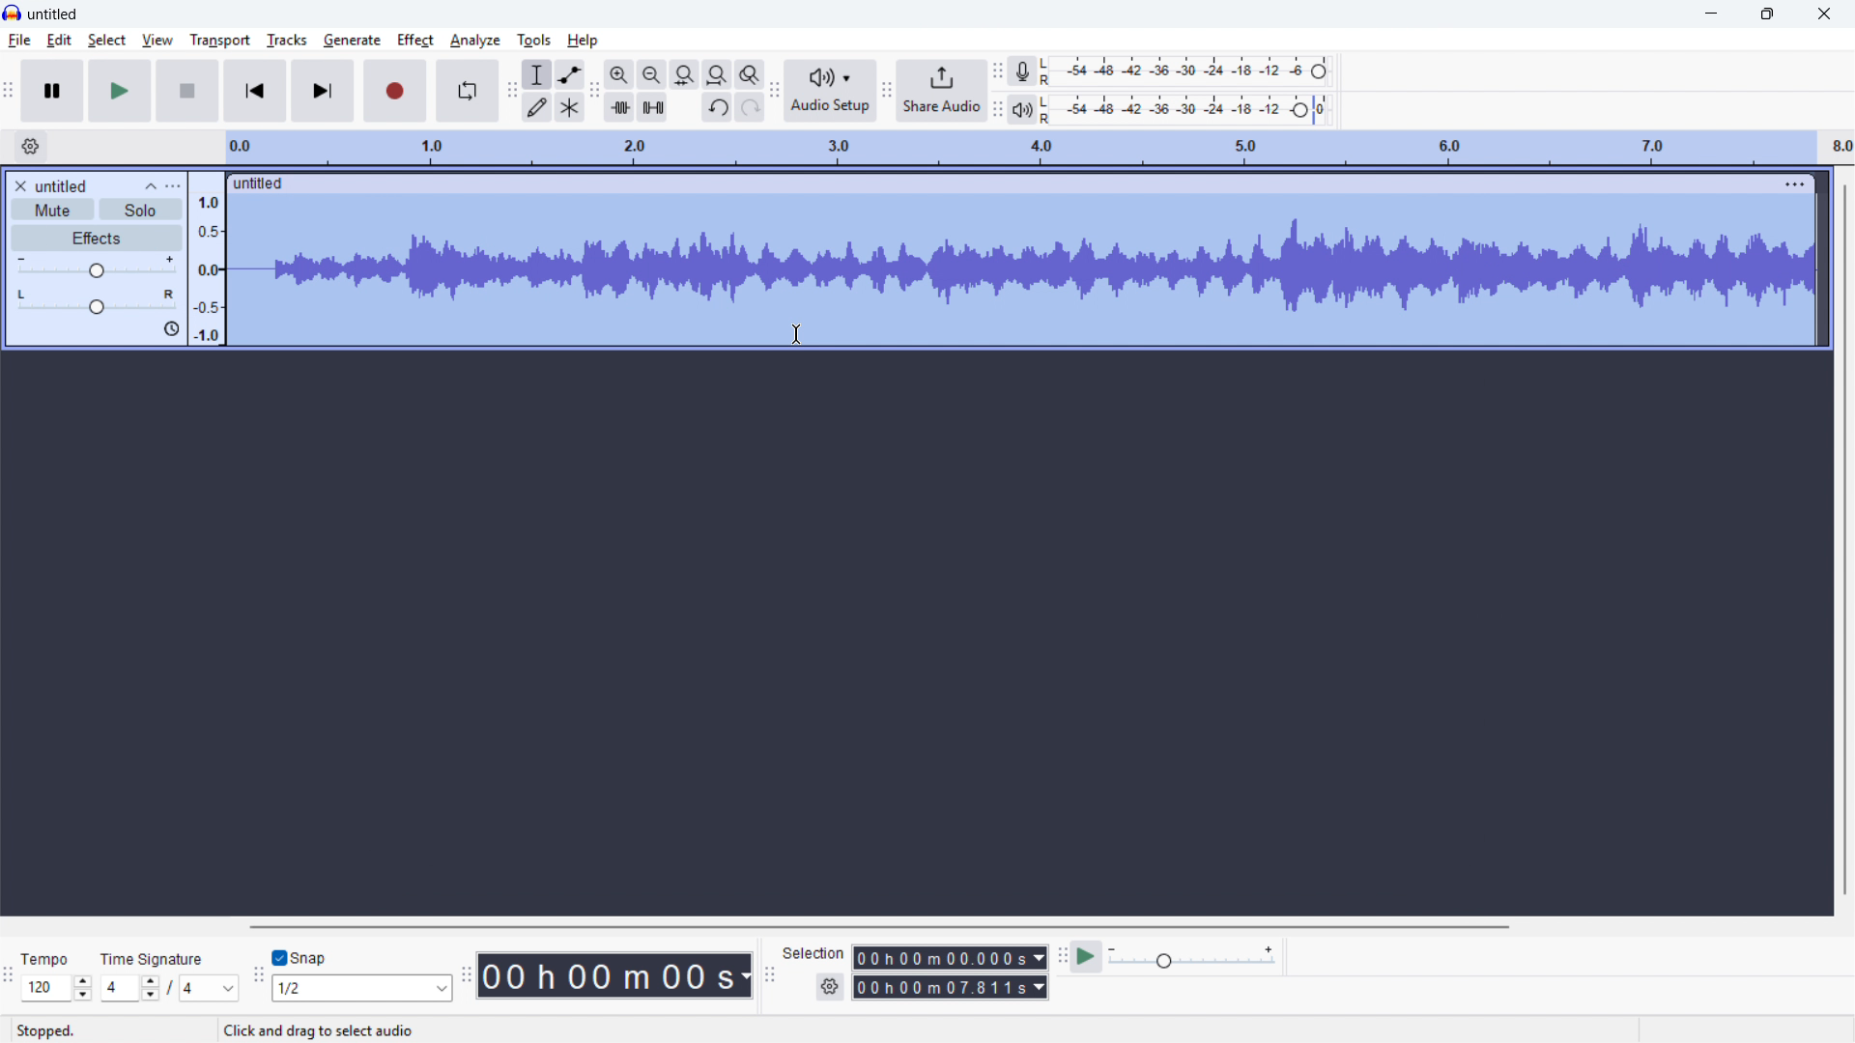 The height and width of the screenshot is (1043, 1855). I want to click on timeline settings, so click(30, 147).